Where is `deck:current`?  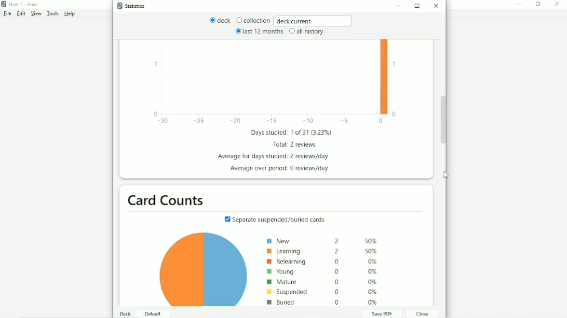
deck:current is located at coordinates (314, 20).